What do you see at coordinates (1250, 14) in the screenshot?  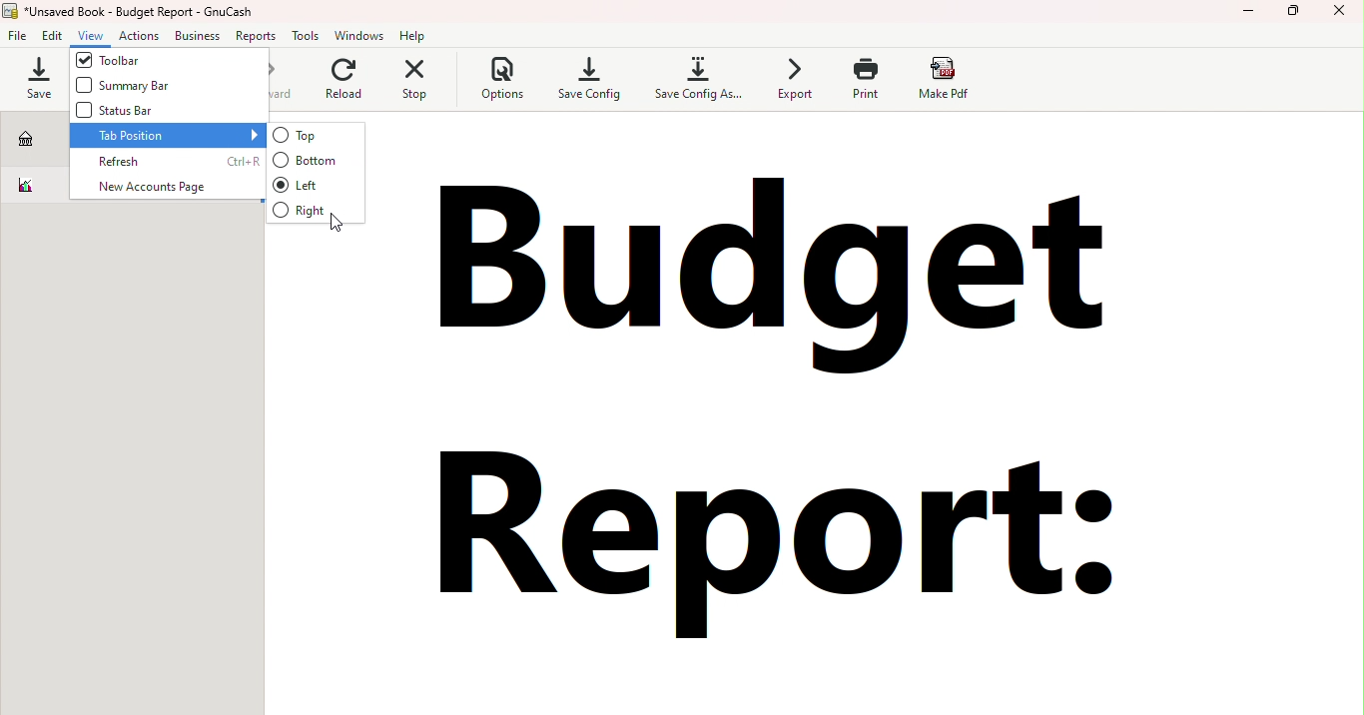 I see `Minimize` at bounding box center [1250, 14].